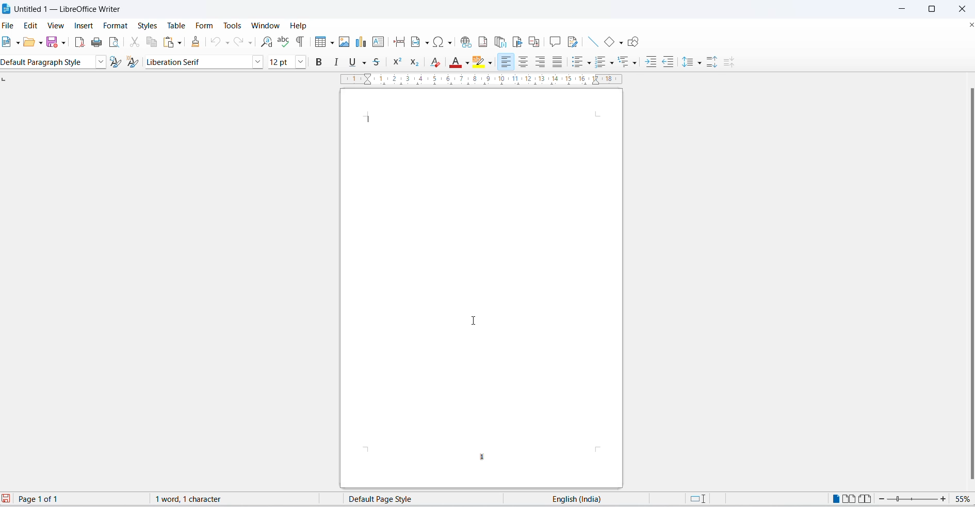 The image size is (975, 507). I want to click on create new style from selection, so click(136, 62).